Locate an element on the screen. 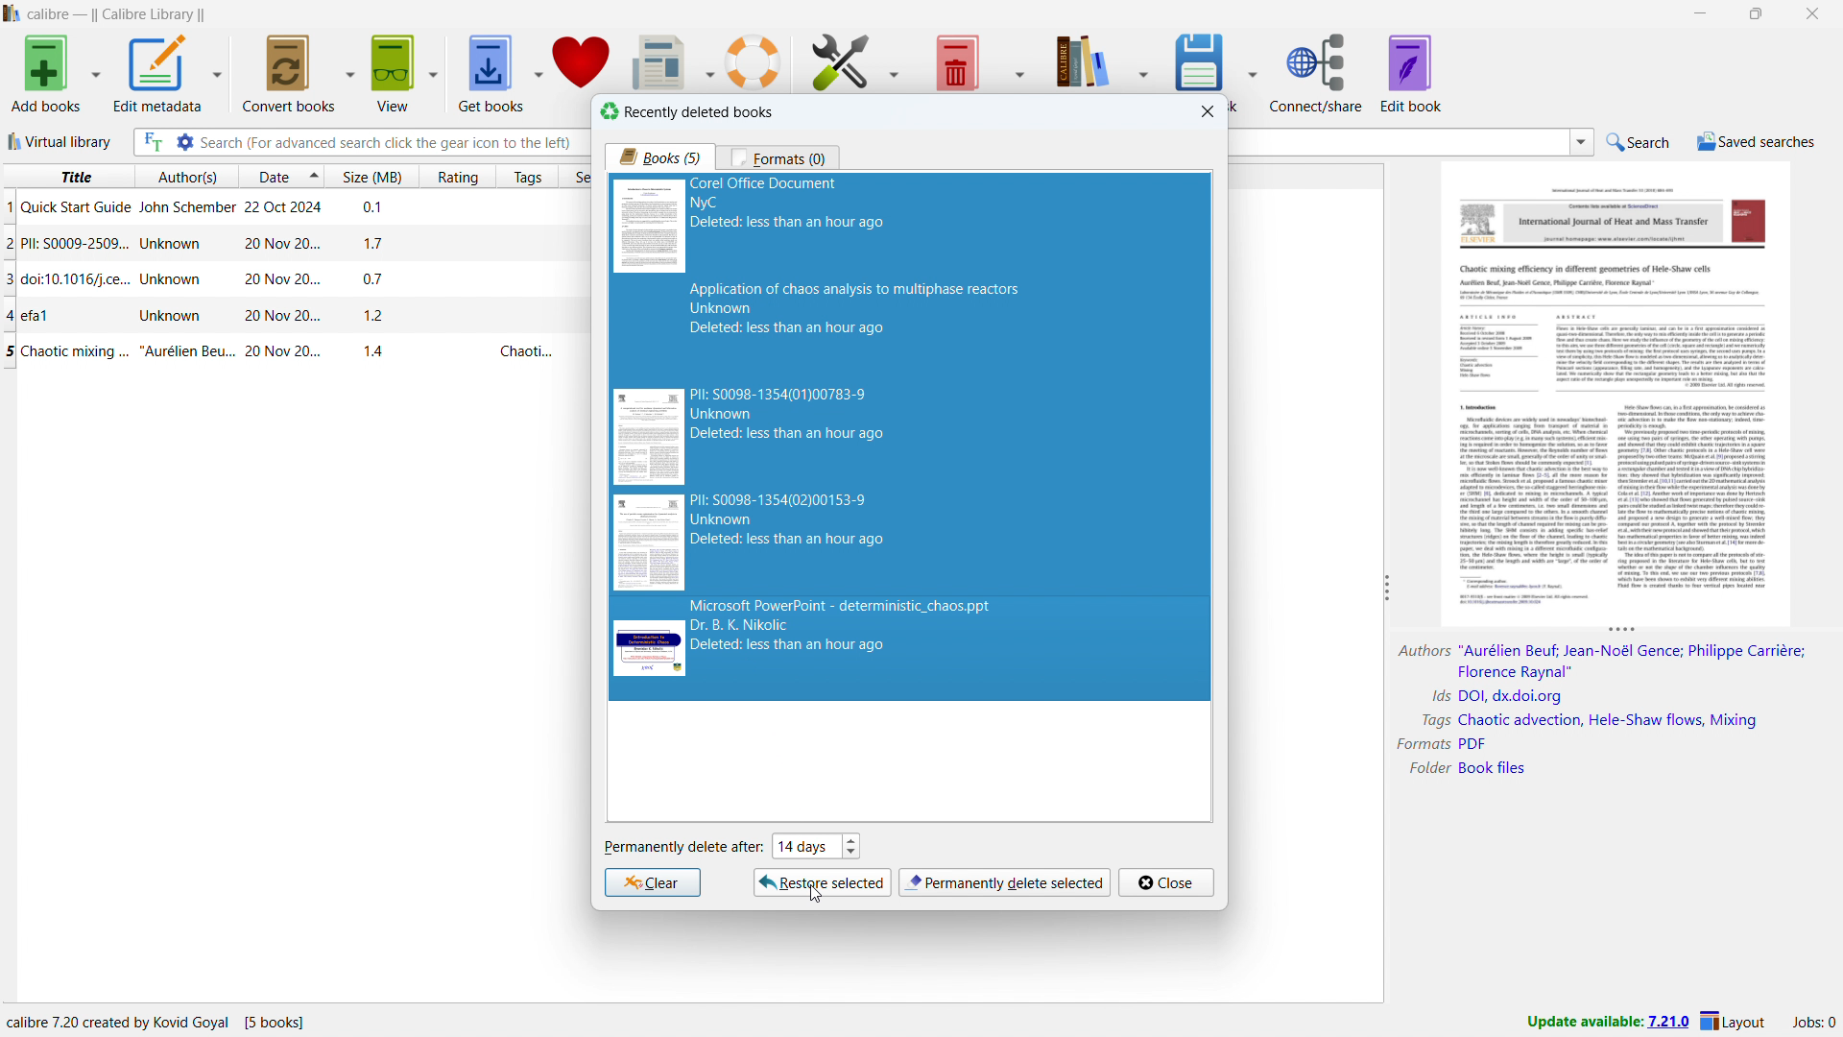 The height and width of the screenshot is (1037, 1843). remove books options is located at coordinates (1017, 58).